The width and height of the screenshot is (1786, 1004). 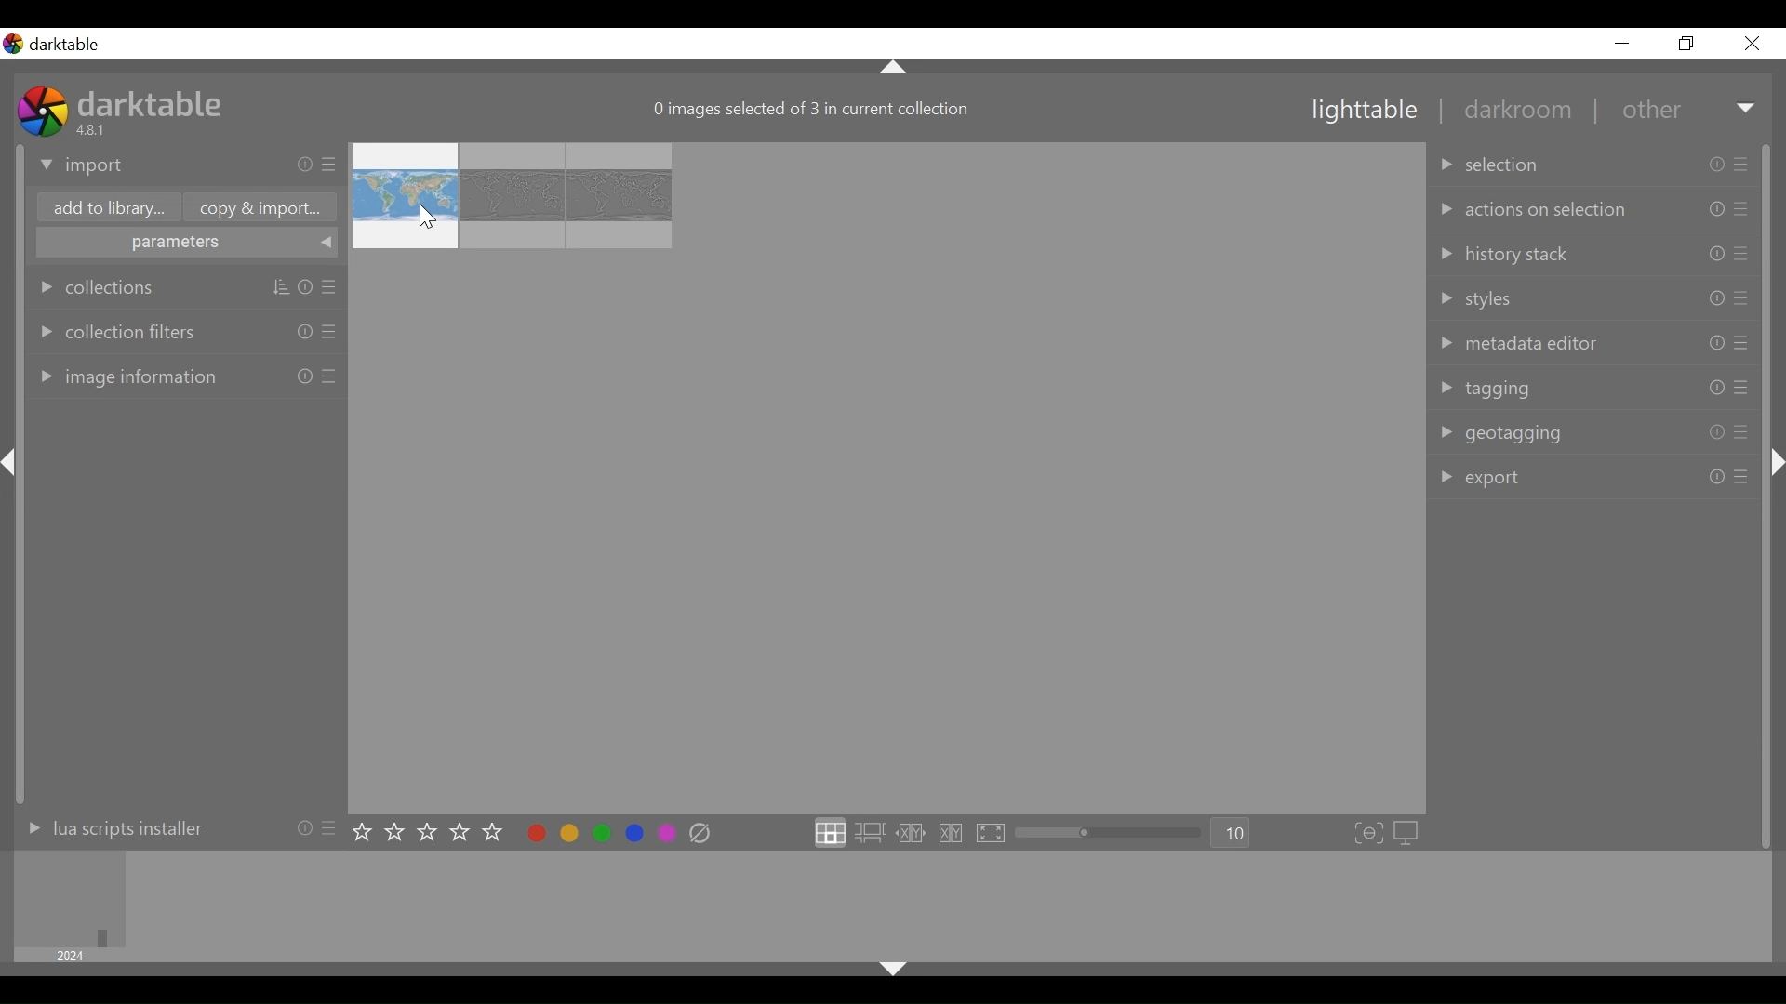 What do you see at coordinates (1755, 44) in the screenshot?
I see `close` at bounding box center [1755, 44].